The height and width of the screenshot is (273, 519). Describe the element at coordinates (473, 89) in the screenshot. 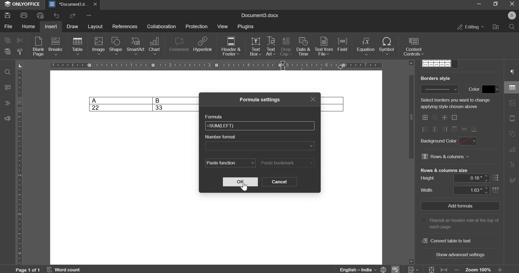

I see `Color` at that location.